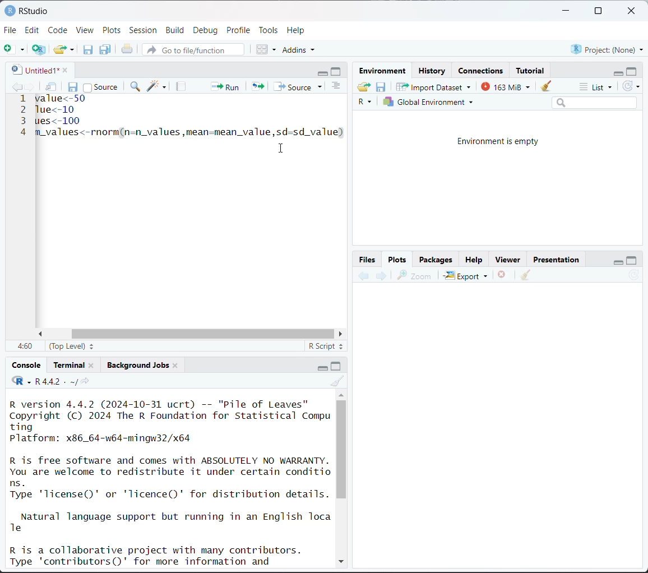 This screenshot has height=573, width=648. Describe the element at coordinates (100, 86) in the screenshot. I see `source` at that location.